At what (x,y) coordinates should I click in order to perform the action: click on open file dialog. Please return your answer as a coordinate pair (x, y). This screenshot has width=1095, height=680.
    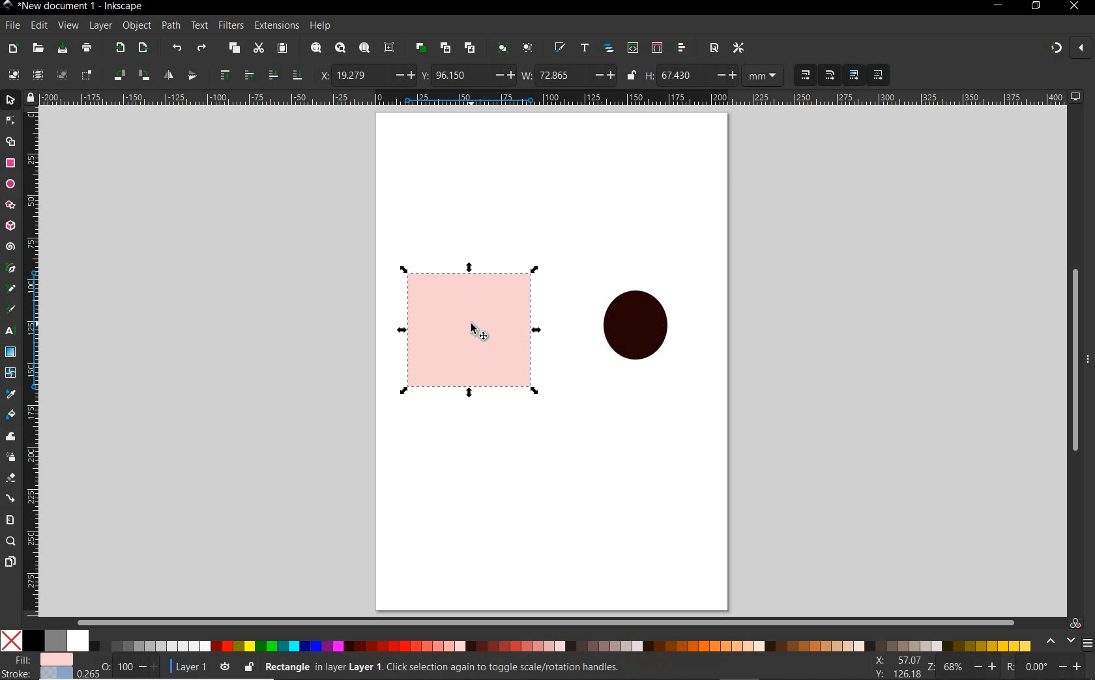
    Looking at the image, I should click on (38, 49).